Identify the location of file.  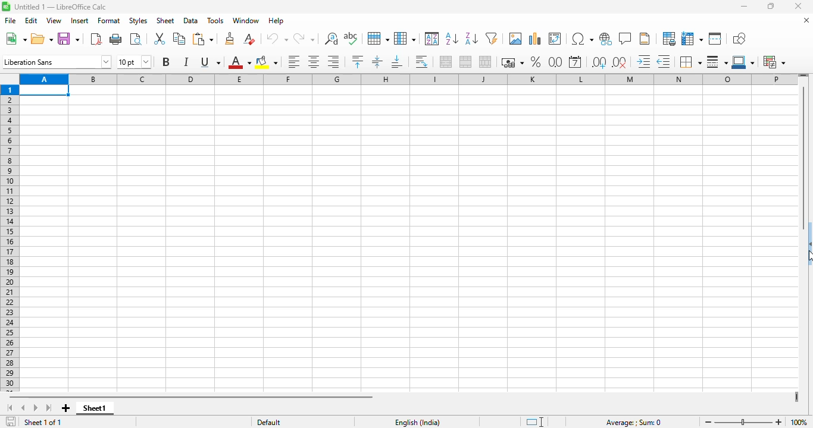
(10, 20).